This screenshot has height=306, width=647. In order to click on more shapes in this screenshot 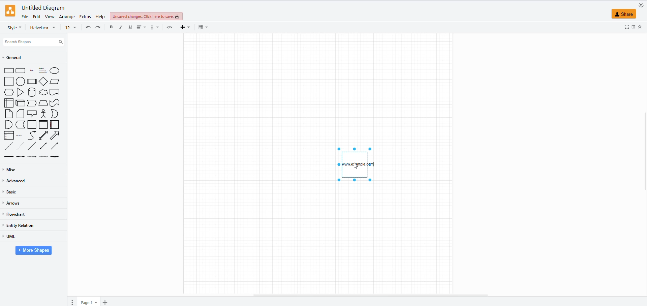, I will do `click(32, 251)`.